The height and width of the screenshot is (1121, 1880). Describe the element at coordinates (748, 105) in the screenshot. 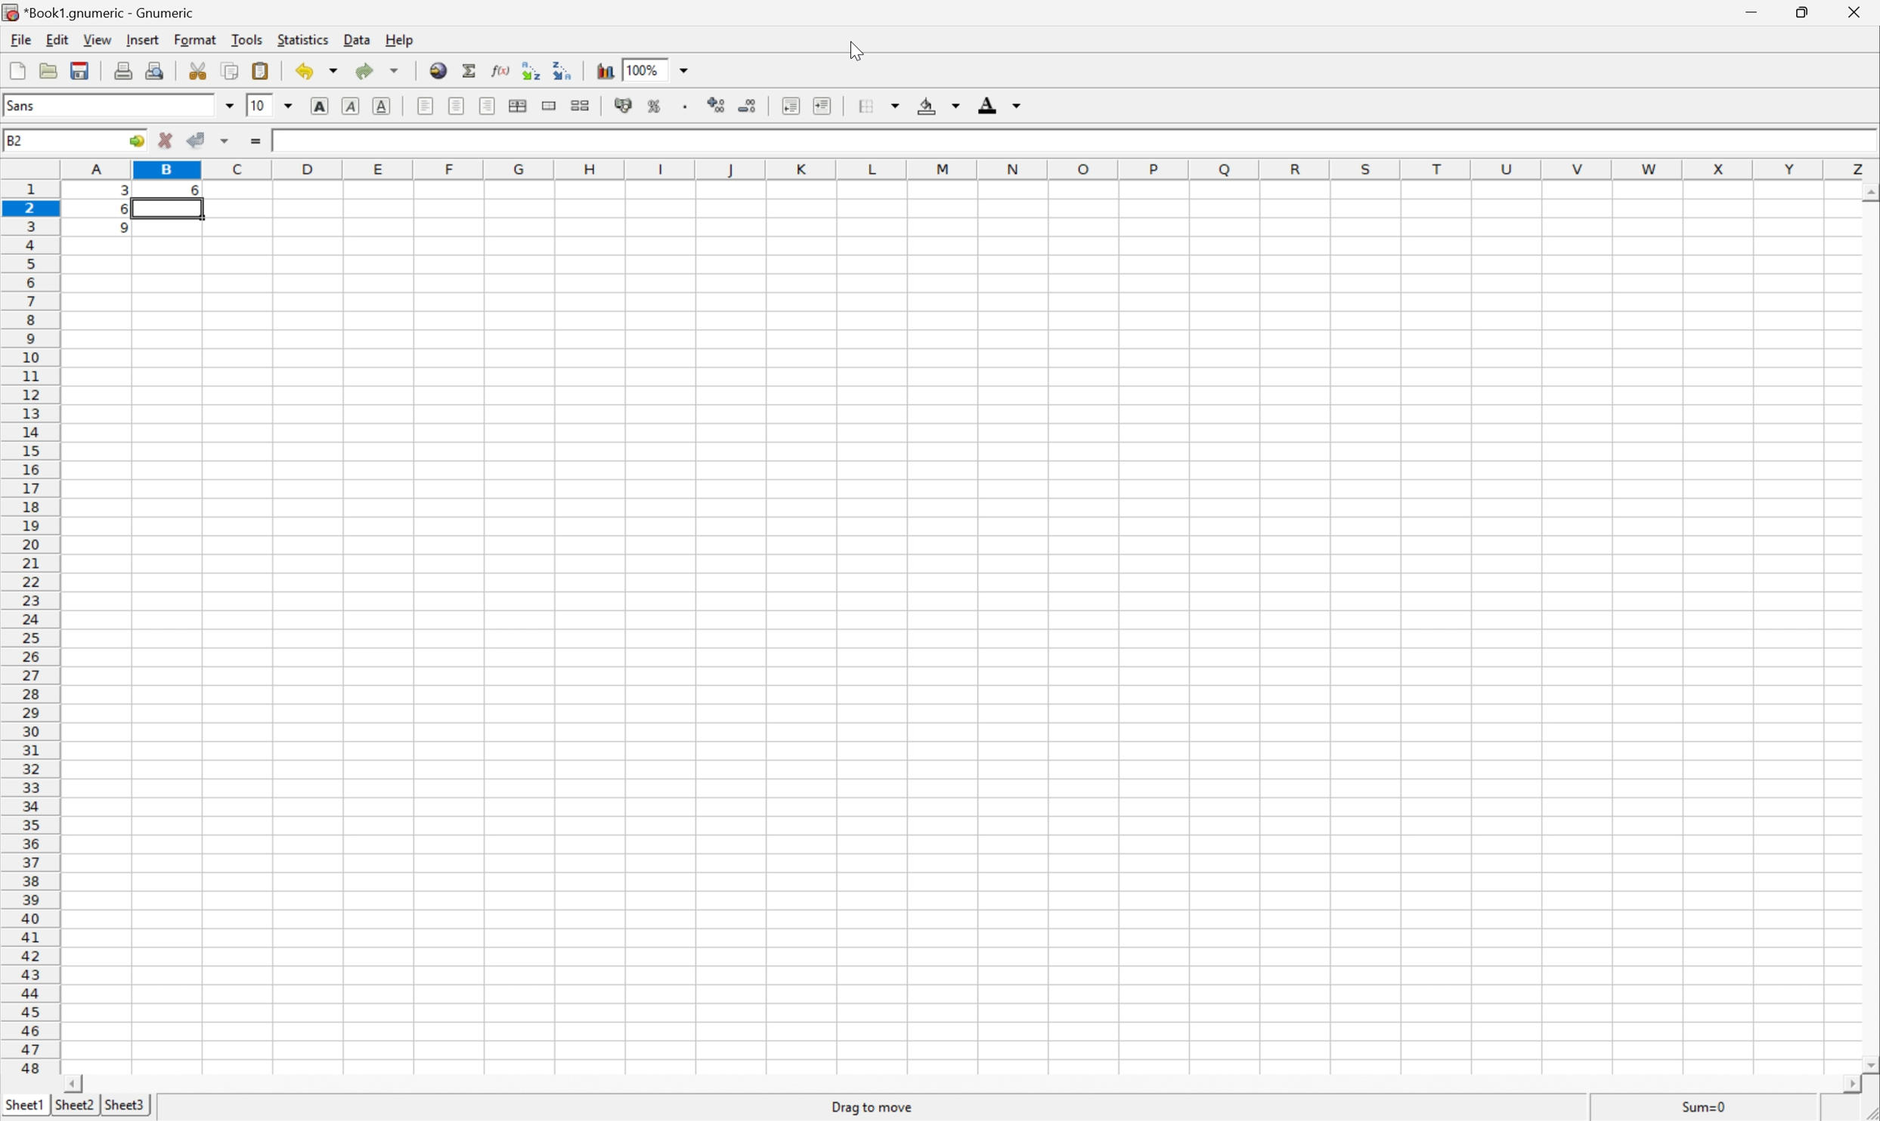

I see `Decrease the number of decimals displayed` at that location.